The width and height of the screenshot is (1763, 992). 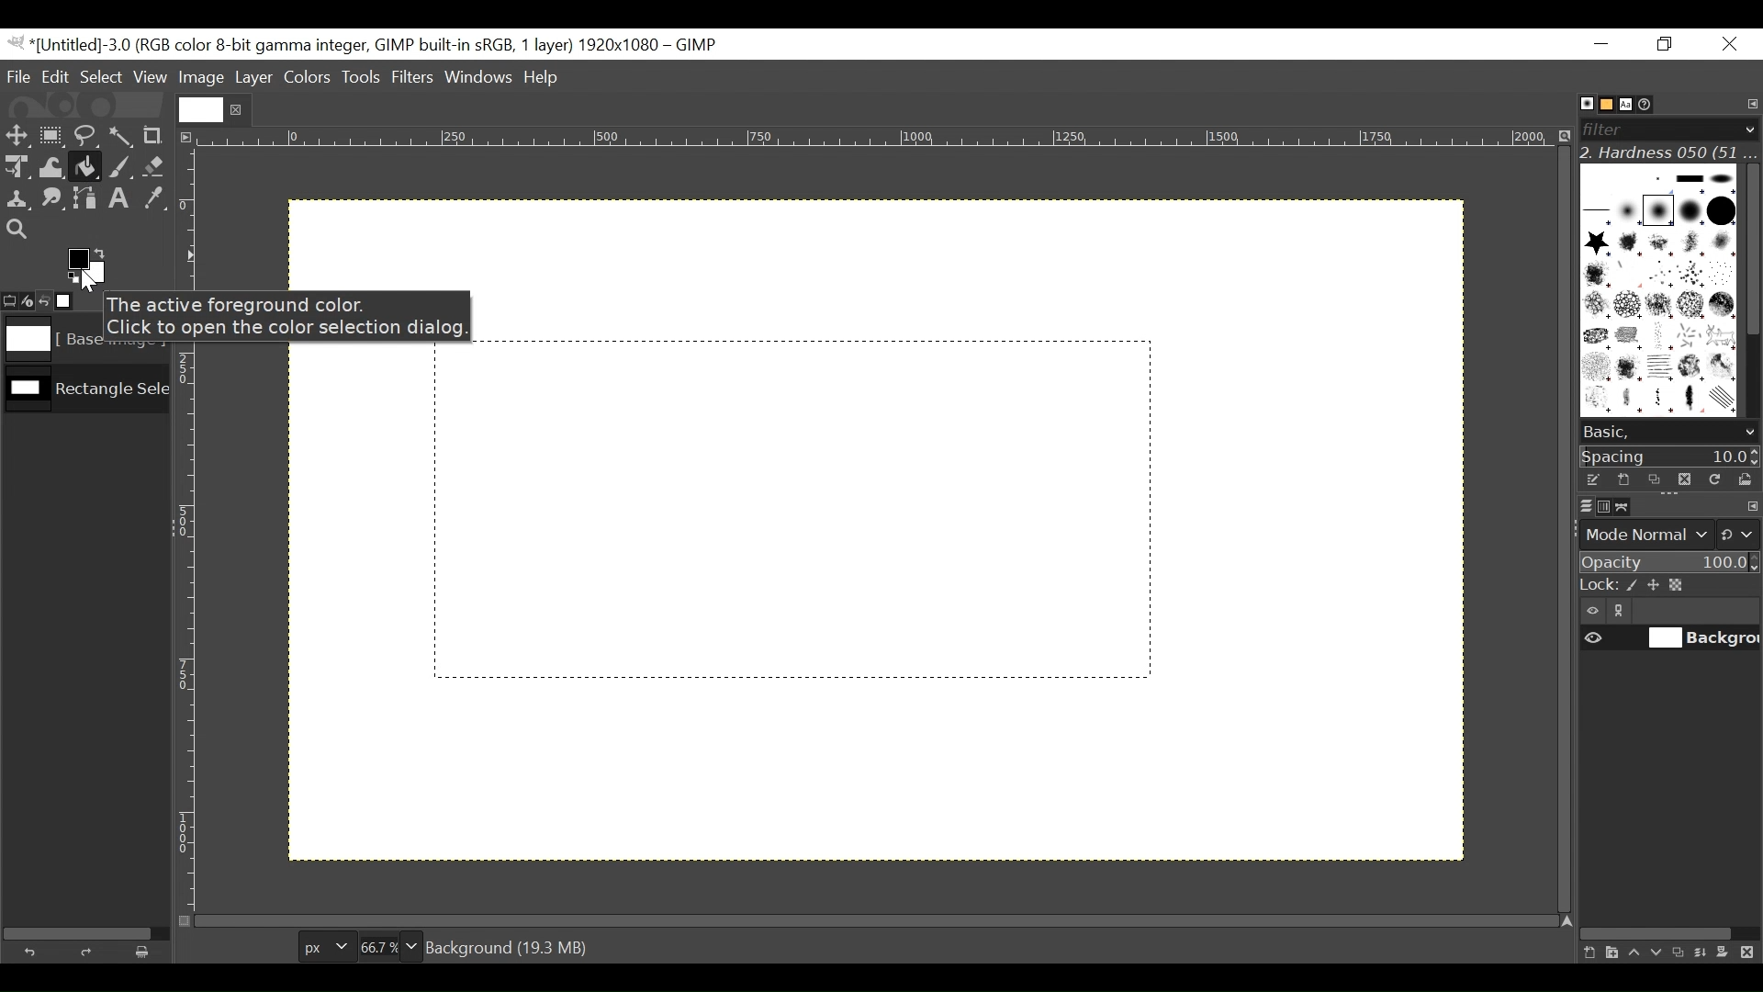 I want to click on Image, so click(x=85, y=393).